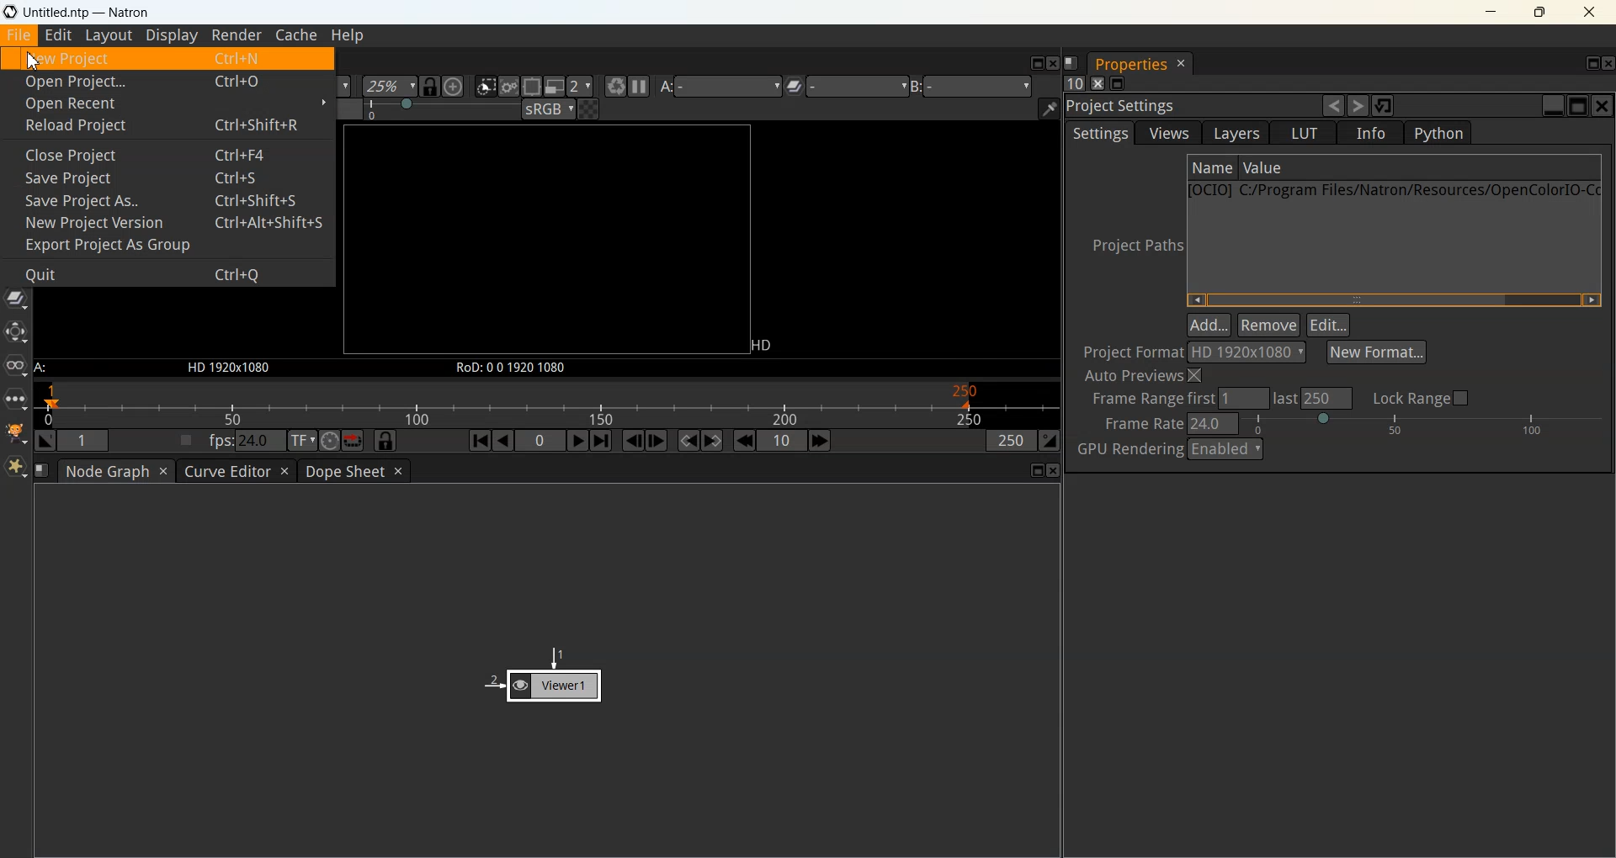  Describe the element at coordinates (590, 109) in the screenshot. I see `Checkboard` at that location.